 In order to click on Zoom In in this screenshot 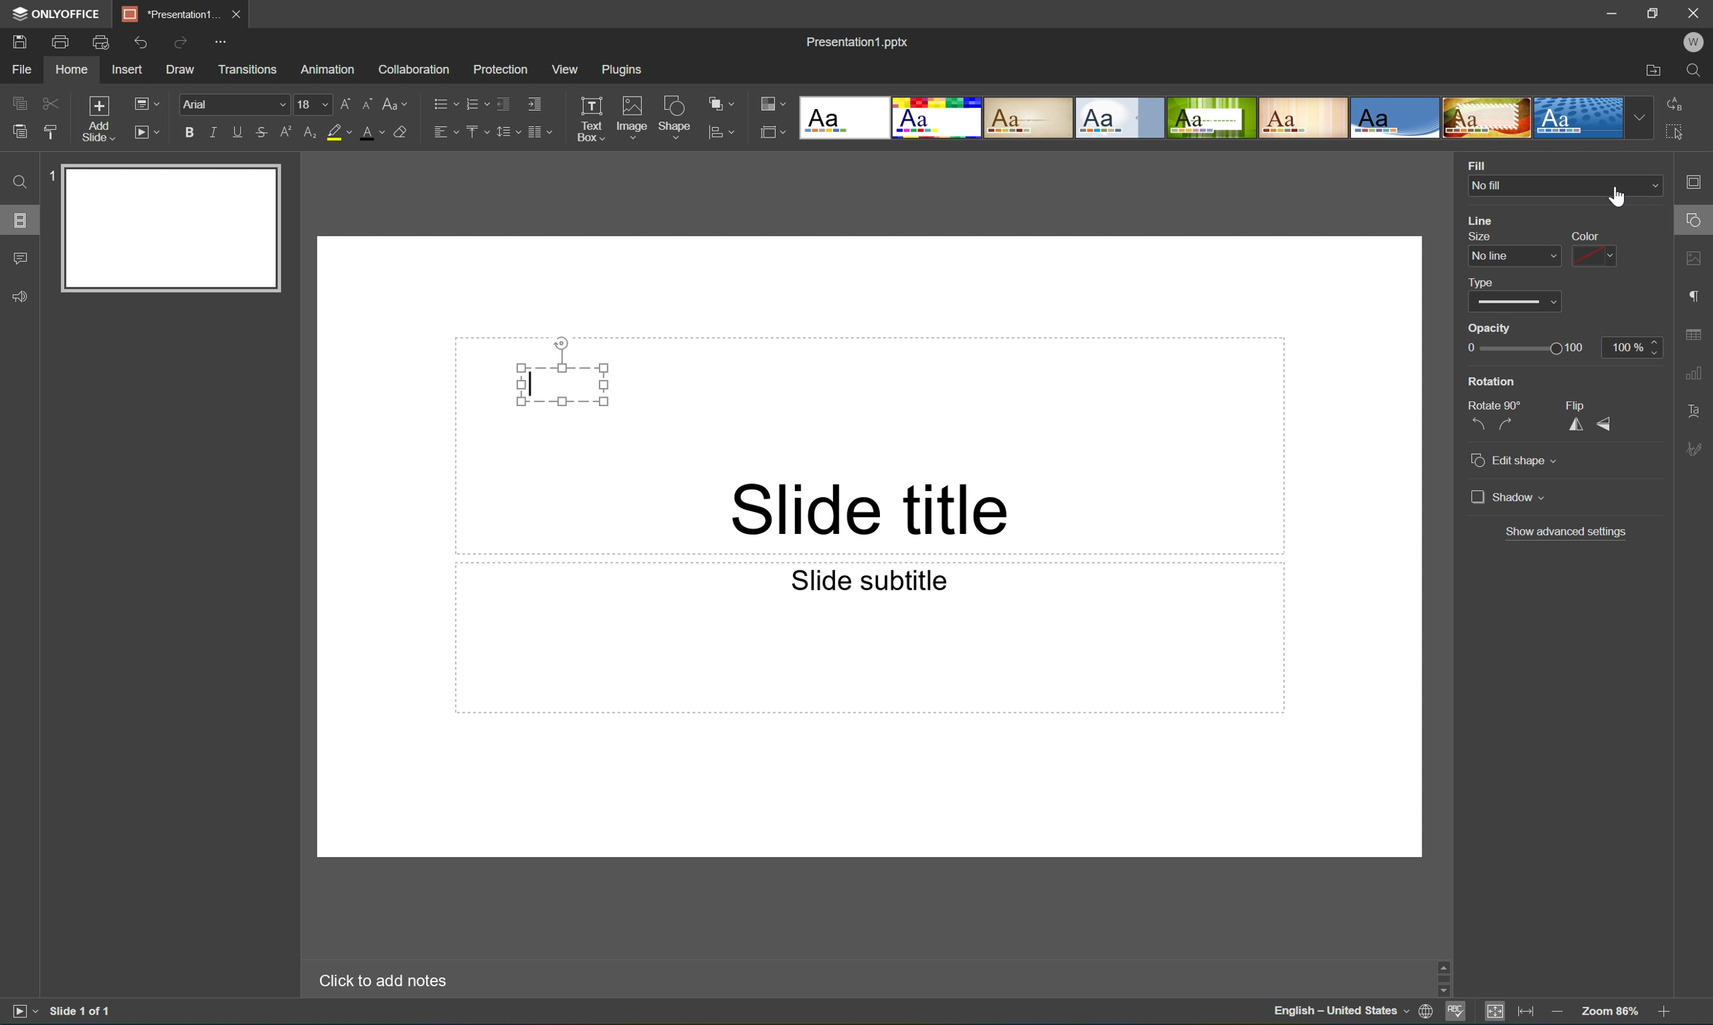, I will do `click(1663, 1014)`.